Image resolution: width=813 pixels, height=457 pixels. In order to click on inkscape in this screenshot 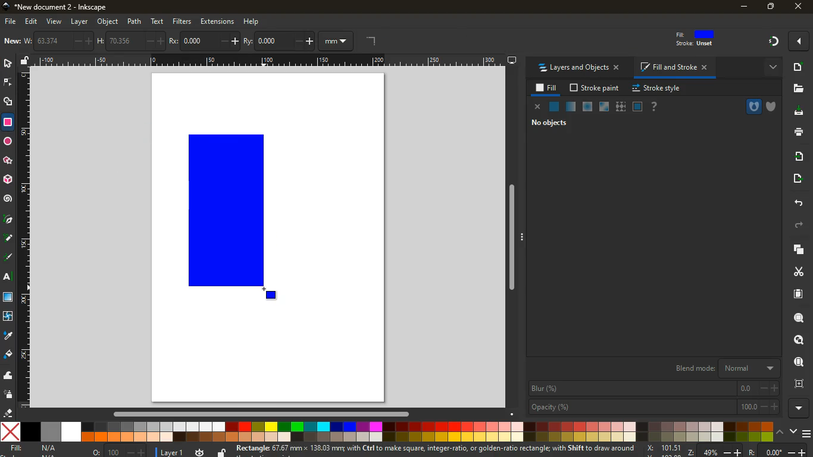, I will do `click(57, 6)`.